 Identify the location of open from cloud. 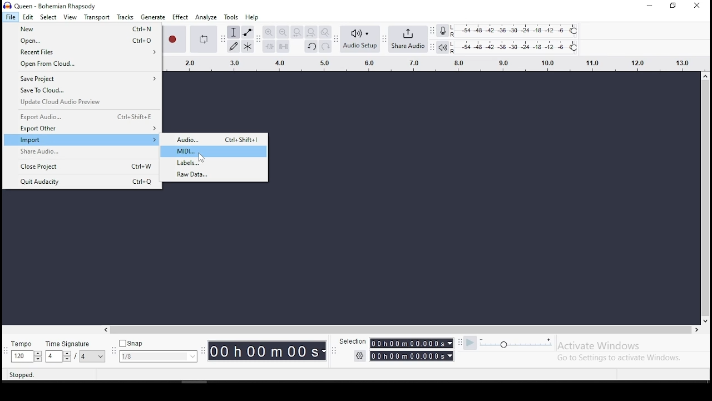
(78, 65).